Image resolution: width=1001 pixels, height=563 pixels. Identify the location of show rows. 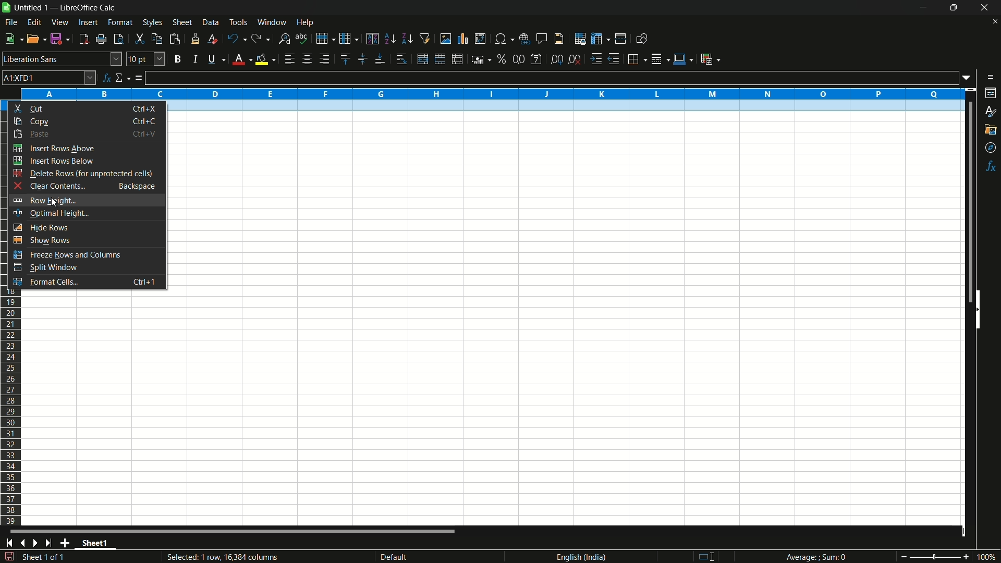
(86, 241).